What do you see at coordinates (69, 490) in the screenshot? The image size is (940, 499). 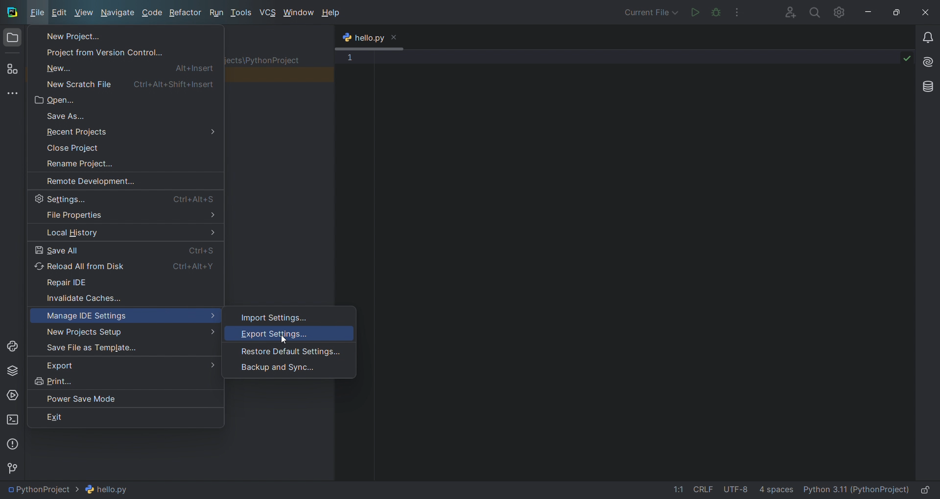 I see `file path` at bounding box center [69, 490].